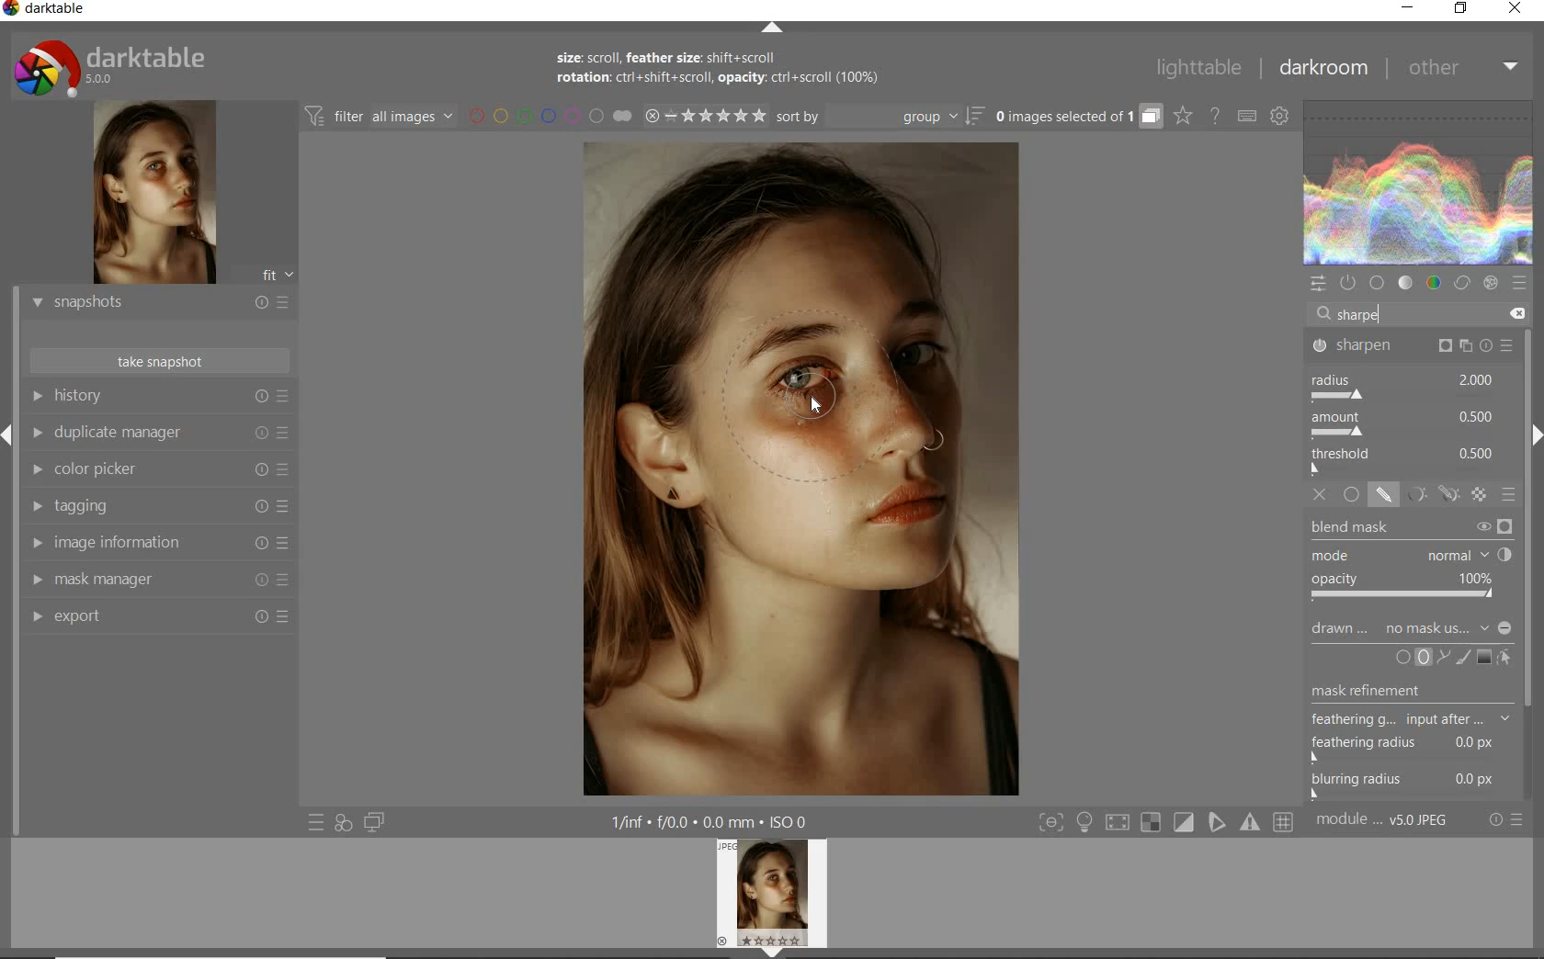 Image resolution: width=1544 pixels, height=959 pixels. What do you see at coordinates (1465, 657) in the screenshot?
I see `ADD BRUSH` at bounding box center [1465, 657].